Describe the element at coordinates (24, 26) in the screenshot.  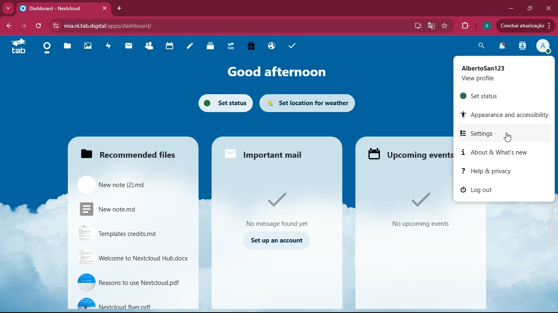
I see `forward` at that location.